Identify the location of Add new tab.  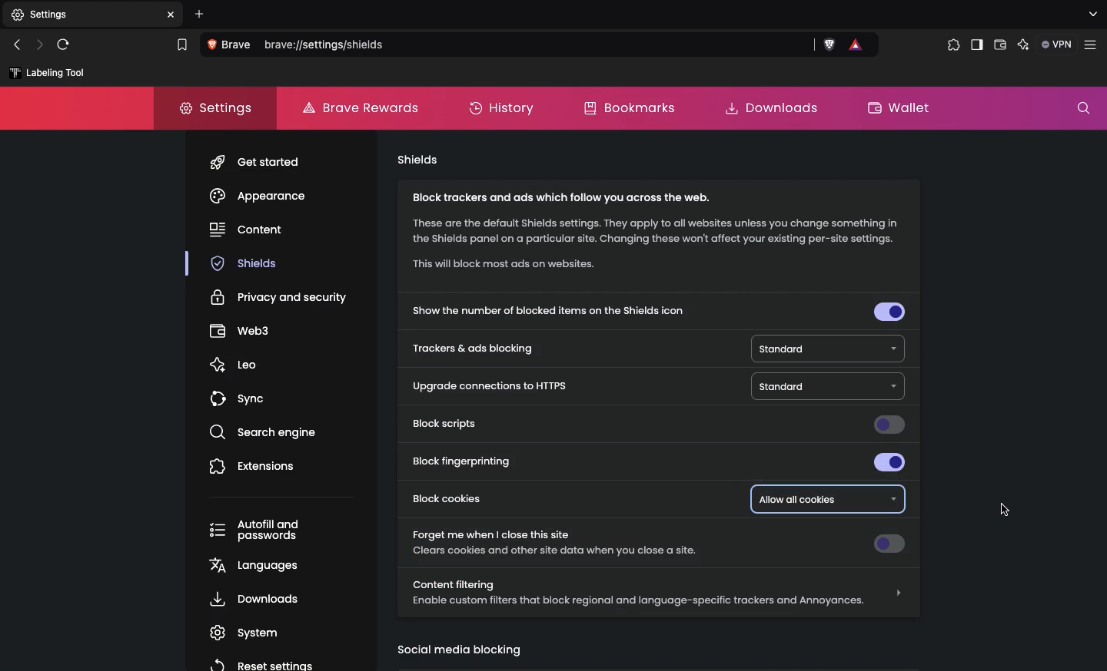
(198, 13).